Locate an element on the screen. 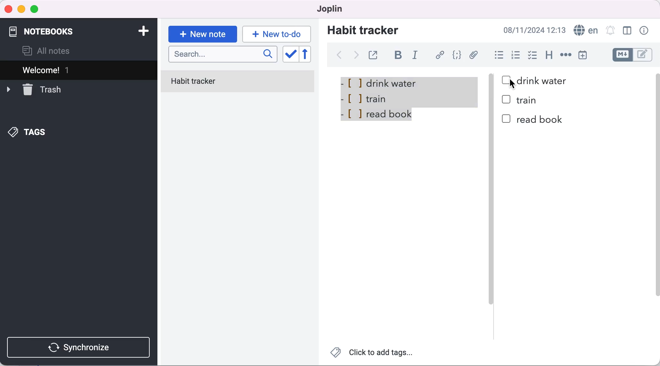 This screenshot has width=660, height=366. bold is located at coordinates (401, 56).